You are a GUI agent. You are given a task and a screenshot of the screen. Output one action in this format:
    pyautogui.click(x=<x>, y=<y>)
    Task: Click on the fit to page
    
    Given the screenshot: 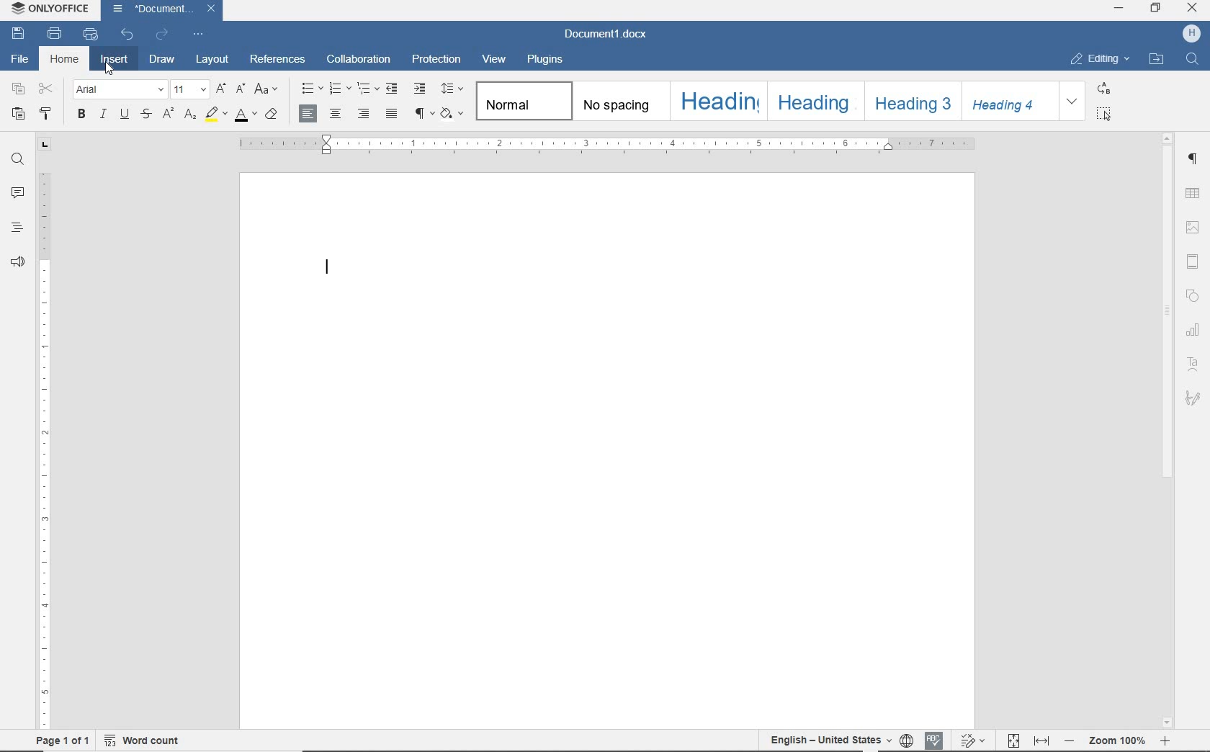 What is the action you would take?
    pyautogui.click(x=1014, y=740)
    